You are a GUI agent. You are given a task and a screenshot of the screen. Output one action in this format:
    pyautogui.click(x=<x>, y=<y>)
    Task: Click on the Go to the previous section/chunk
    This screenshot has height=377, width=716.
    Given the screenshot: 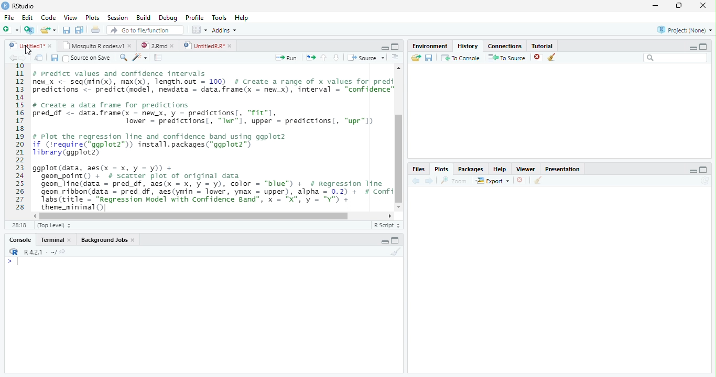 What is the action you would take?
    pyautogui.click(x=324, y=60)
    